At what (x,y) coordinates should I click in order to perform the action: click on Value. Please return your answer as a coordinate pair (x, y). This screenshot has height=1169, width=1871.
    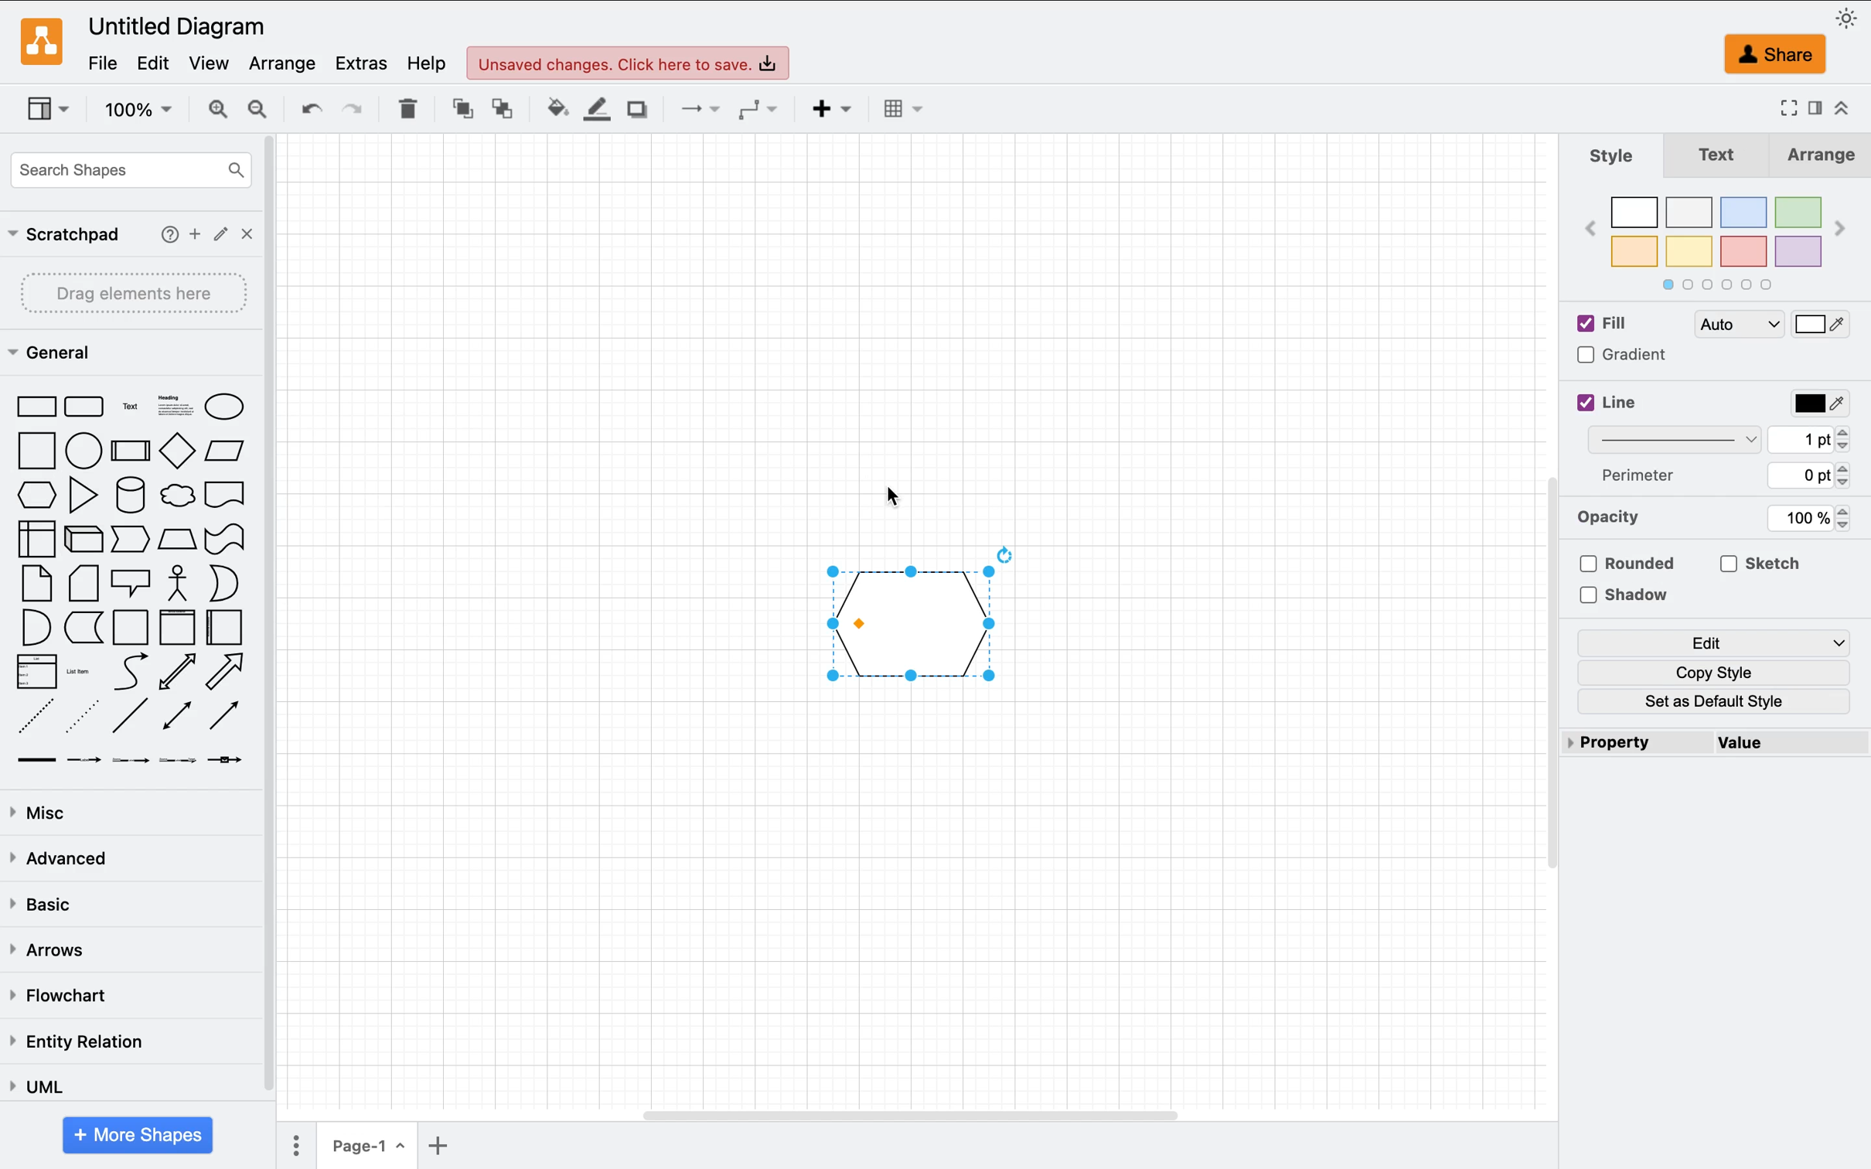
    Looking at the image, I should click on (1795, 748).